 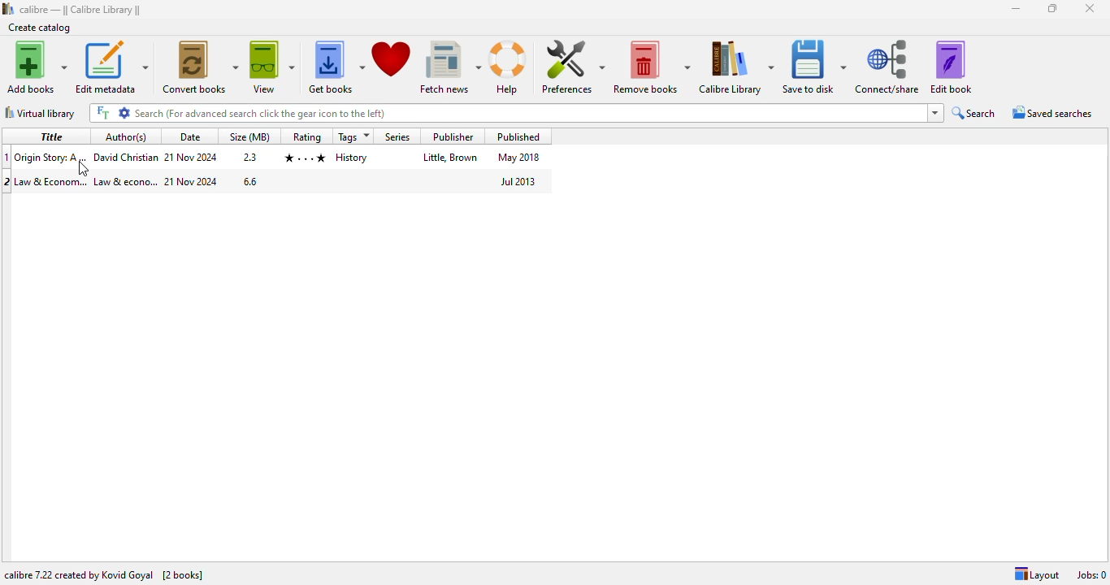 I want to click on jobs: 0, so click(x=1092, y=575).